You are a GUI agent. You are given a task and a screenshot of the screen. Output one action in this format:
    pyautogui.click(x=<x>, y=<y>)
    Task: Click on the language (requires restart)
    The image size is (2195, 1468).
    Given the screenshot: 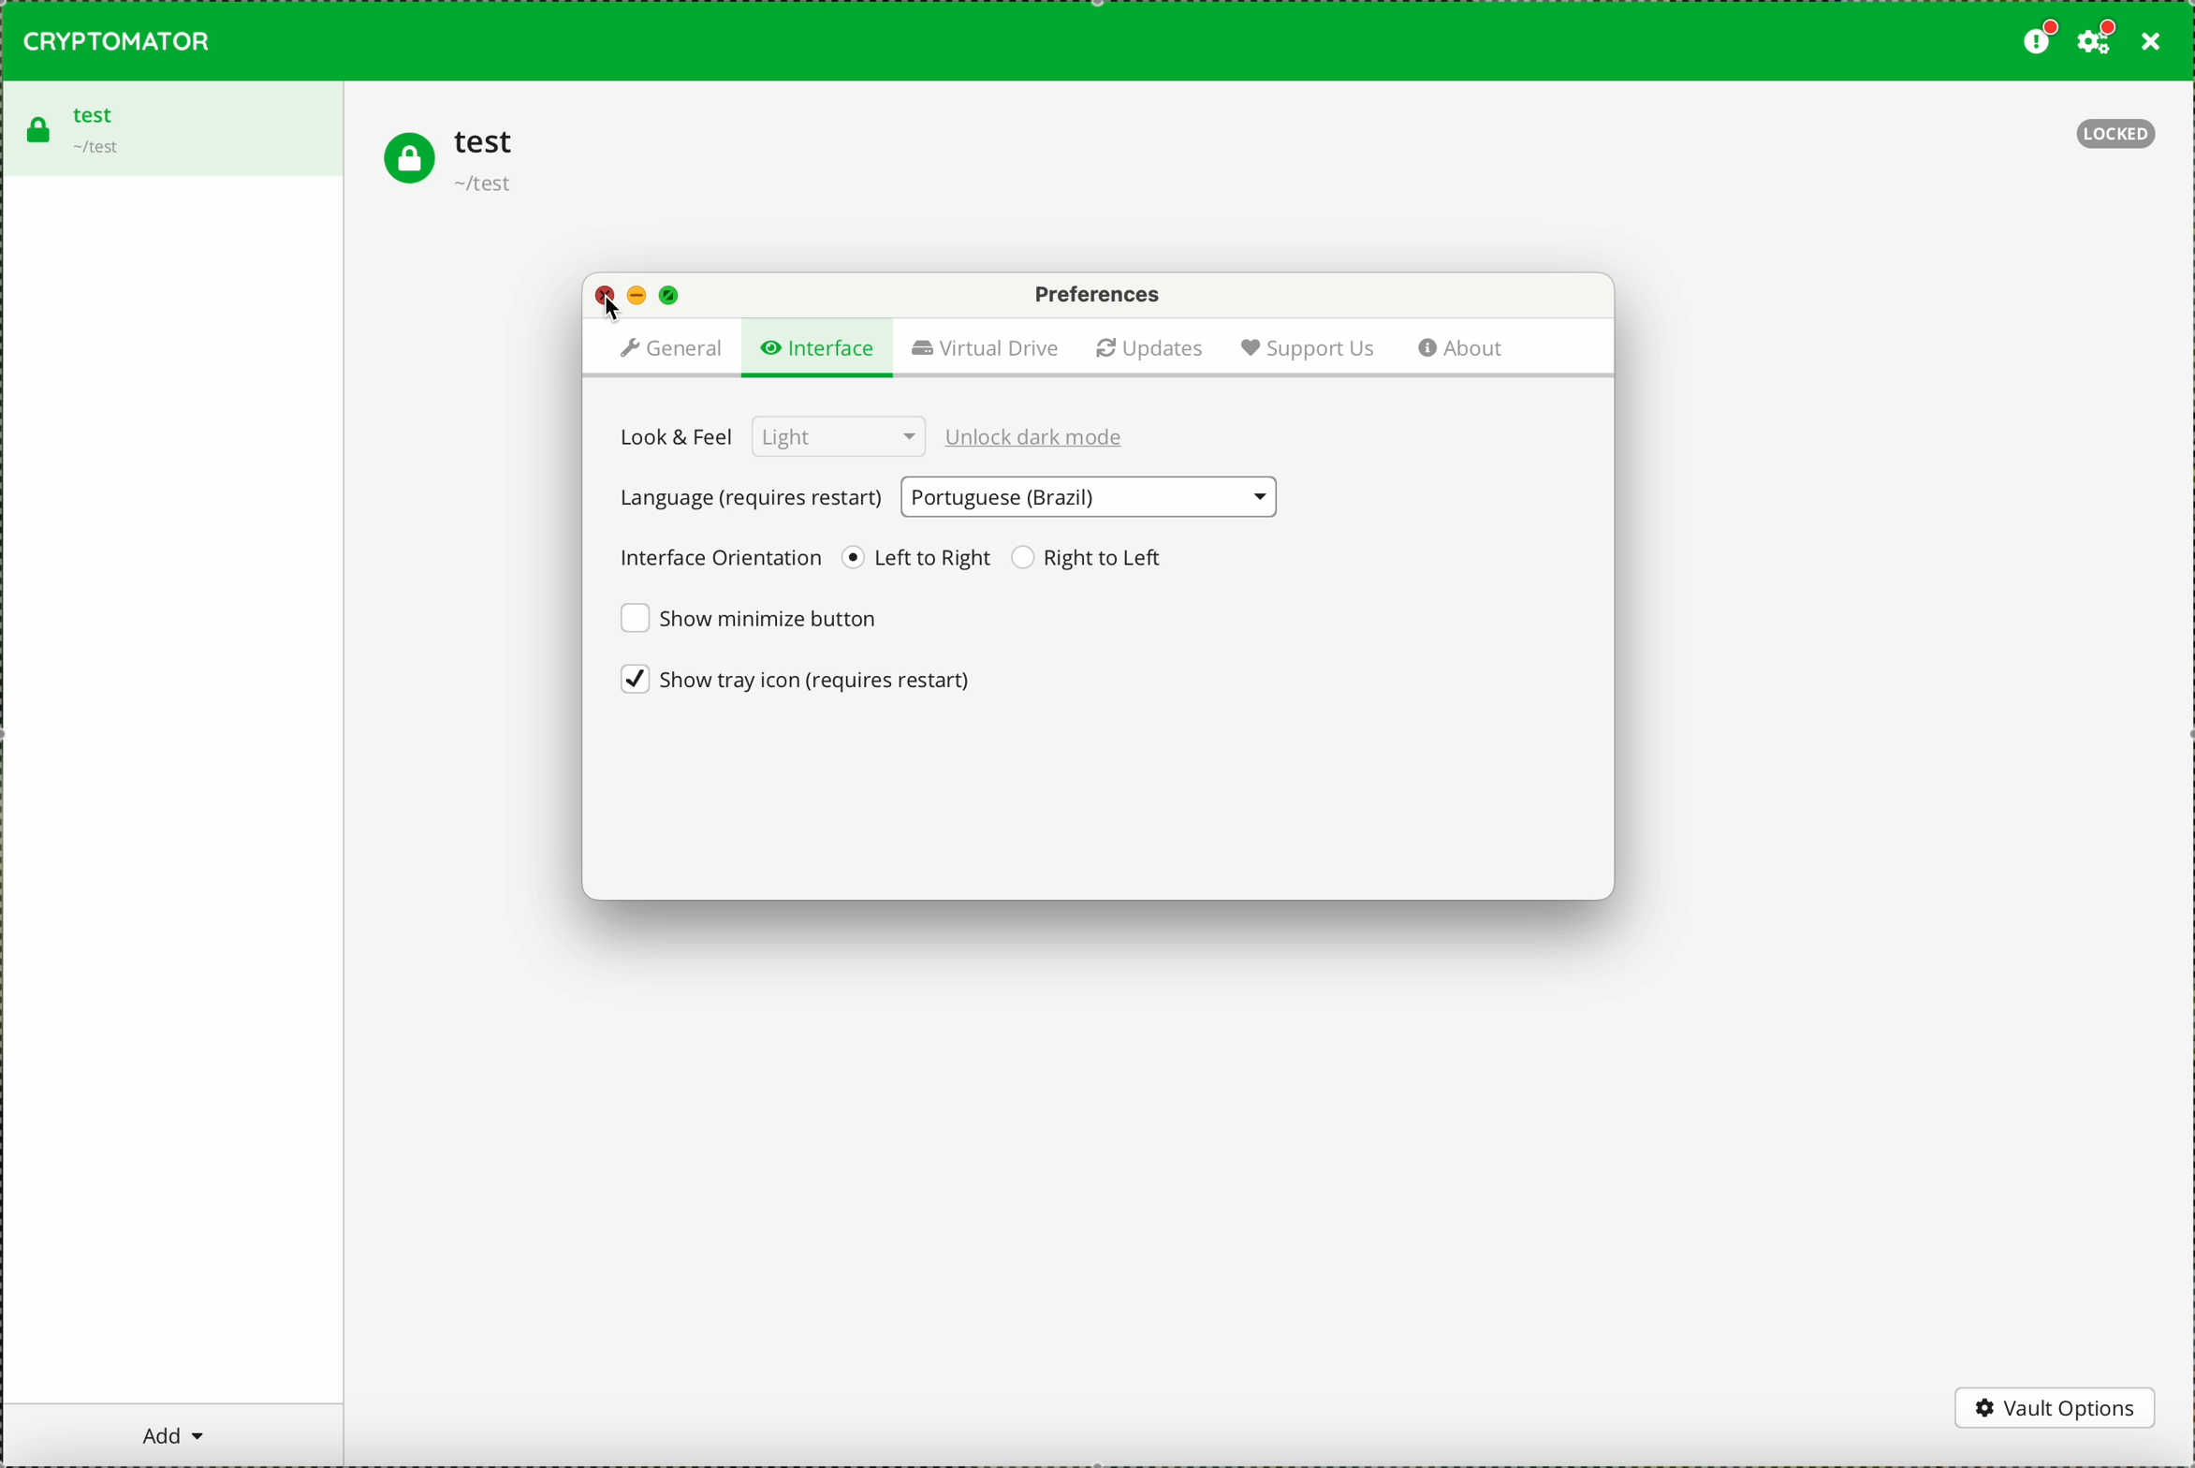 What is the action you would take?
    pyautogui.click(x=748, y=504)
    